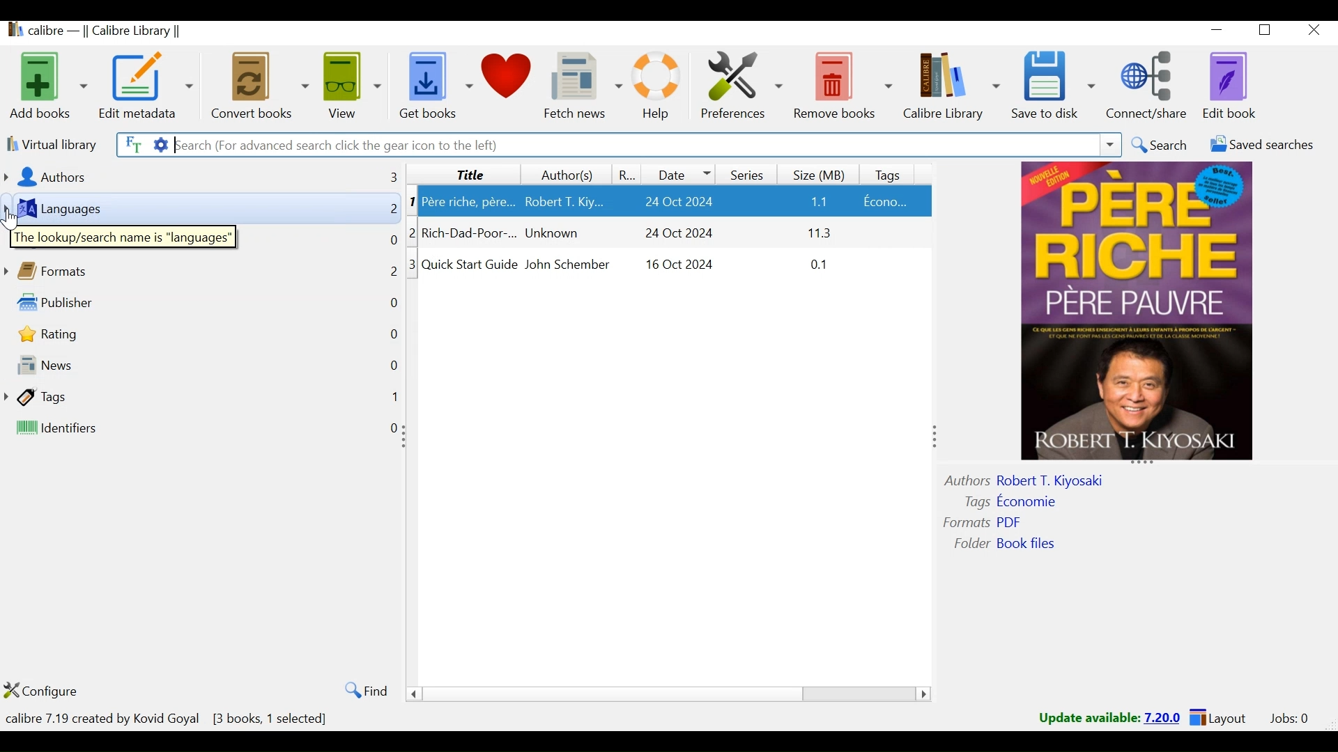  Describe the element at coordinates (1053, 86) in the screenshot. I see `Save to disk` at that location.